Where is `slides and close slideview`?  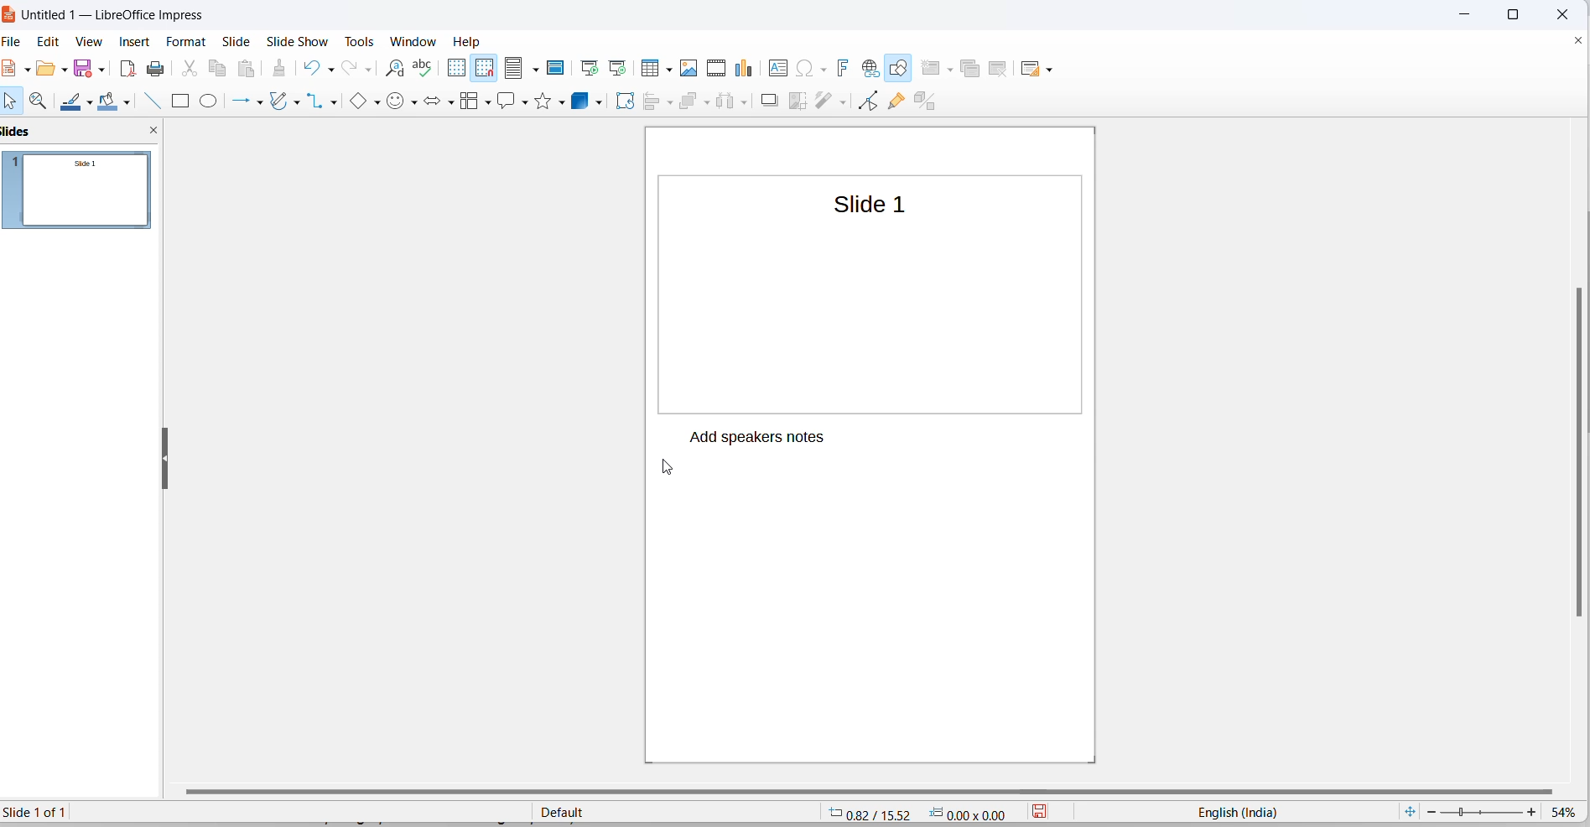
slides and close slideview is located at coordinates (81, 132).